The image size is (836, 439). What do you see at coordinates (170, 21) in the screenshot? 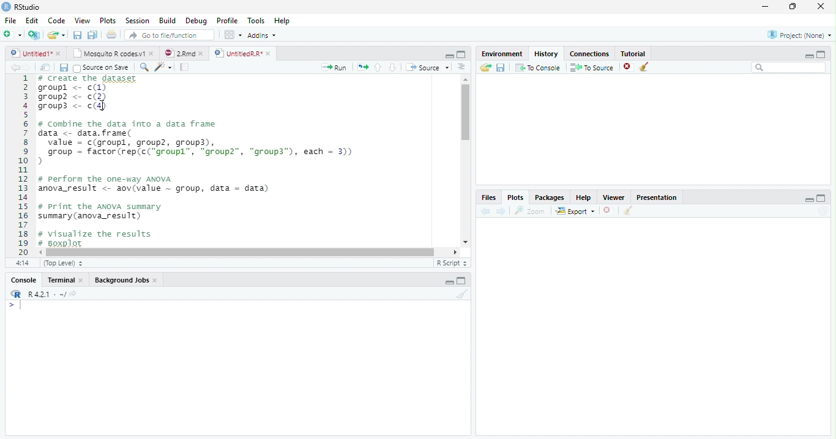
I see `Build` at bounding box center [170, 21].